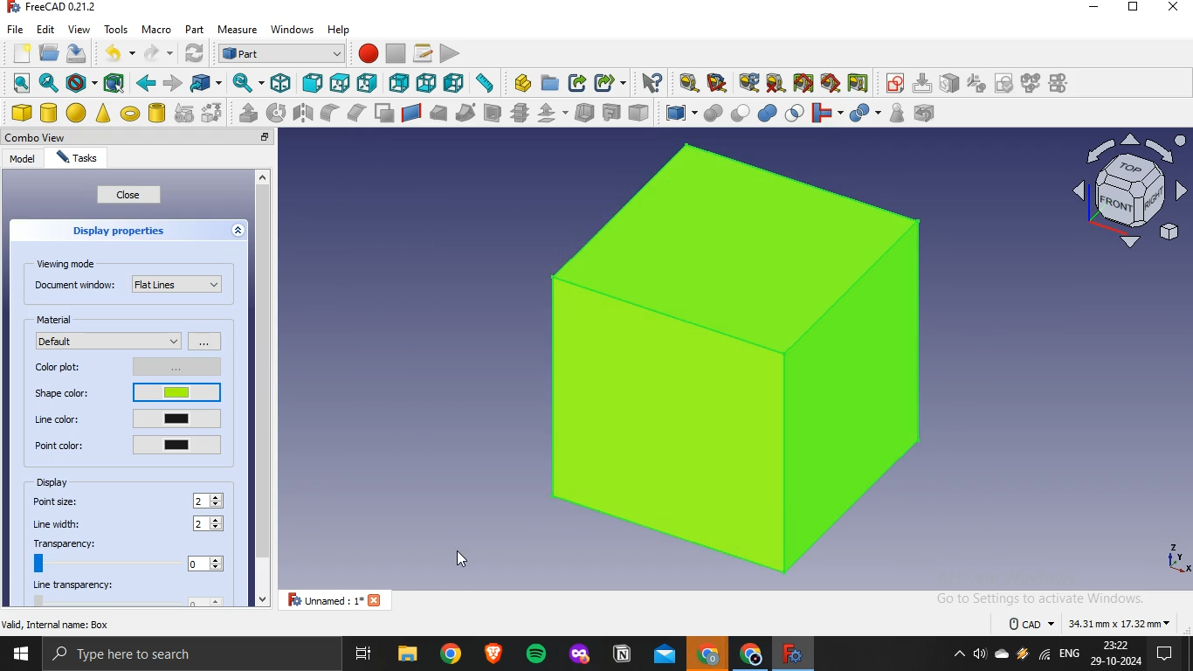 The width and height of the screenshot is (1193, 671). Describe the element at coordinates (45, 28) in the screenshot. I see `edit` at that location.